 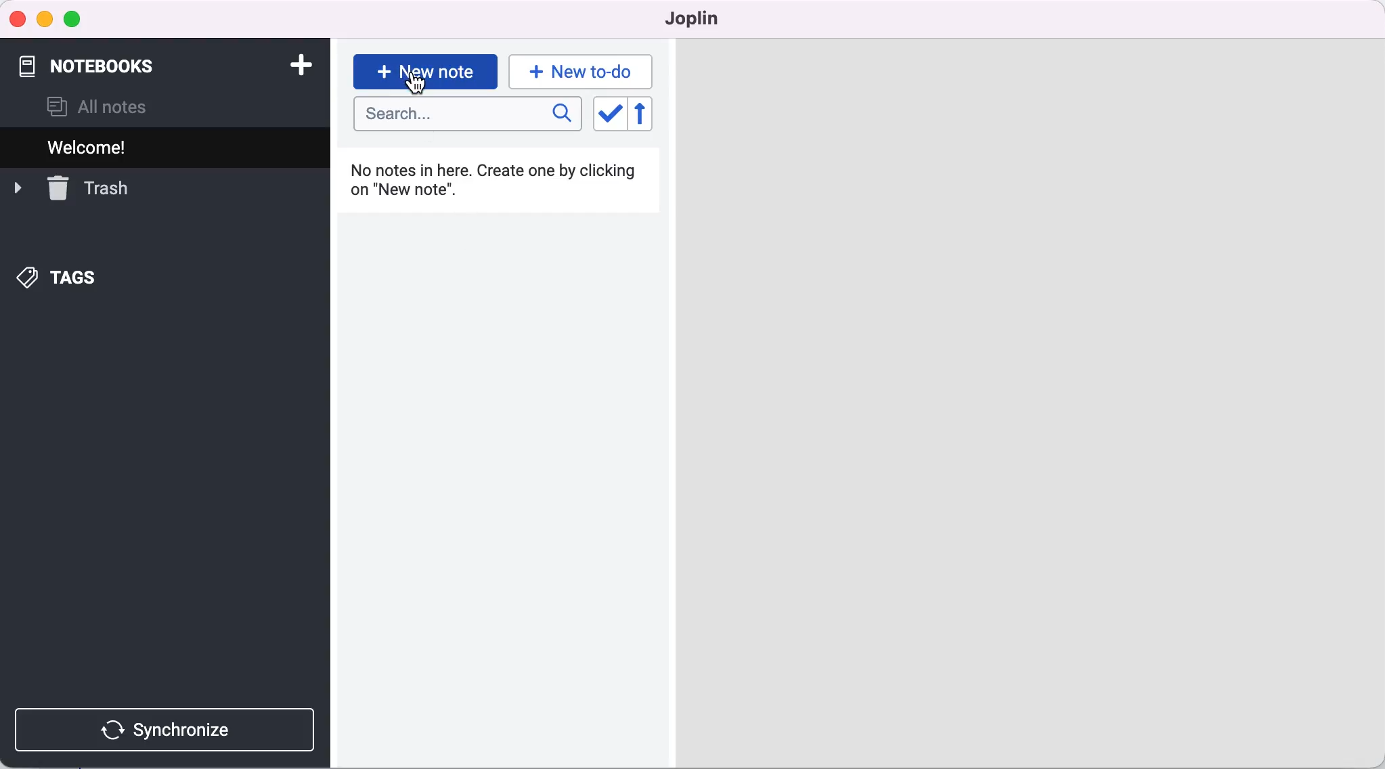 What do you see at coordinates (299, 64) in the screenshot?
I see `add notebook` at bounding box center [299, 64].